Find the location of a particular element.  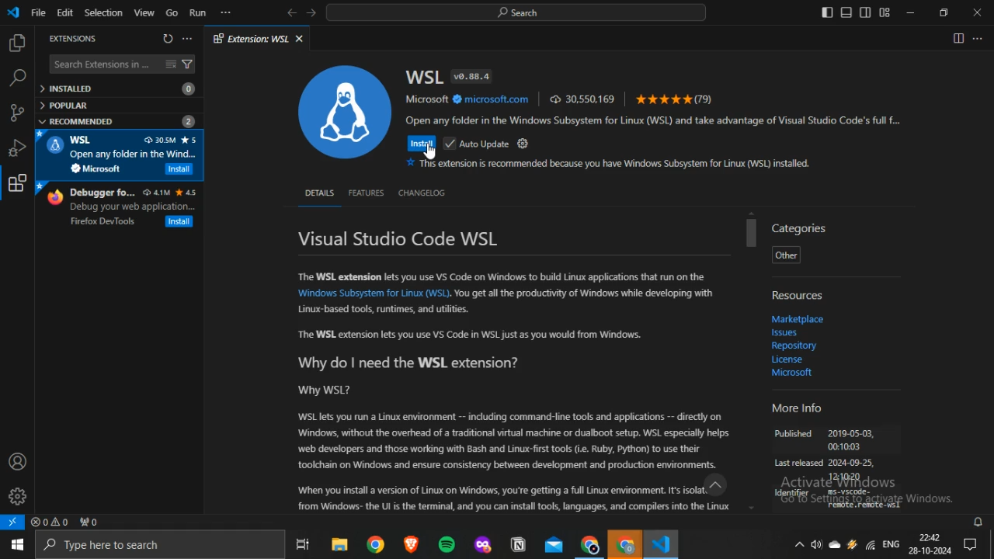

Last released is located at coordinates (798, 462).